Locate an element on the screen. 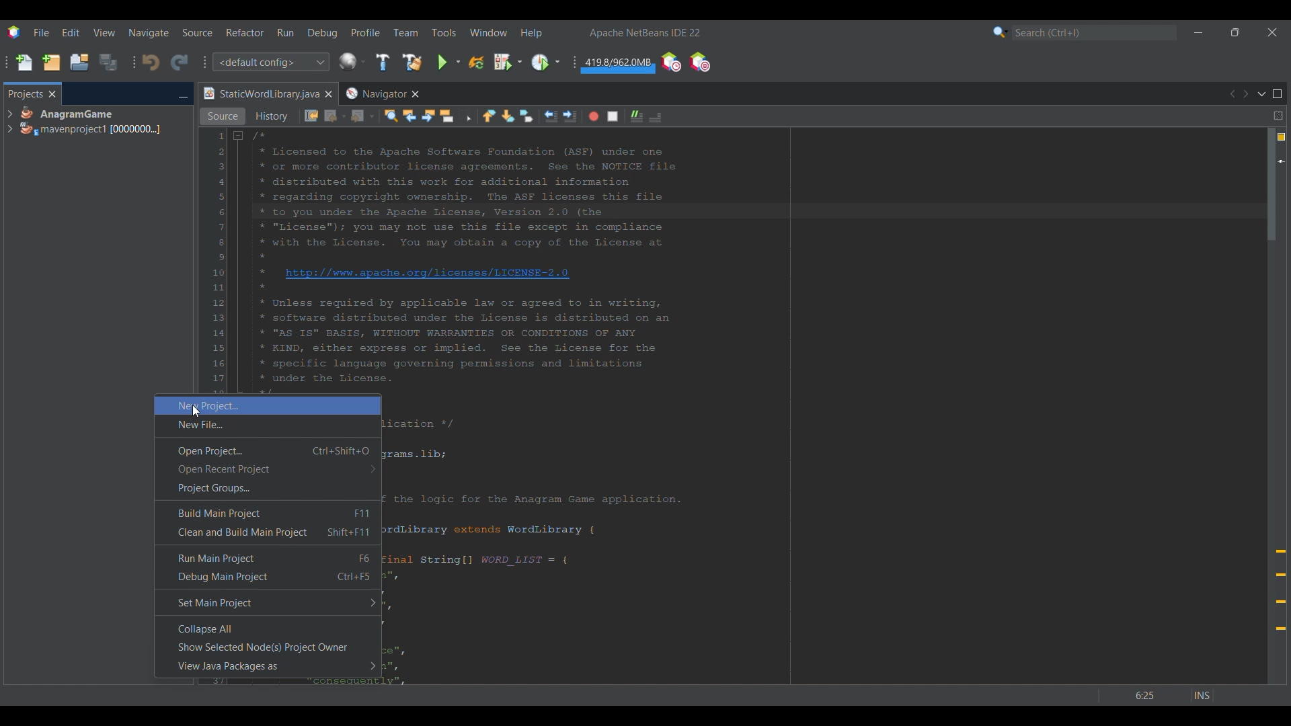 The image size is (1291, 726). Toggle highlight search is located at coordinates (446, 116).